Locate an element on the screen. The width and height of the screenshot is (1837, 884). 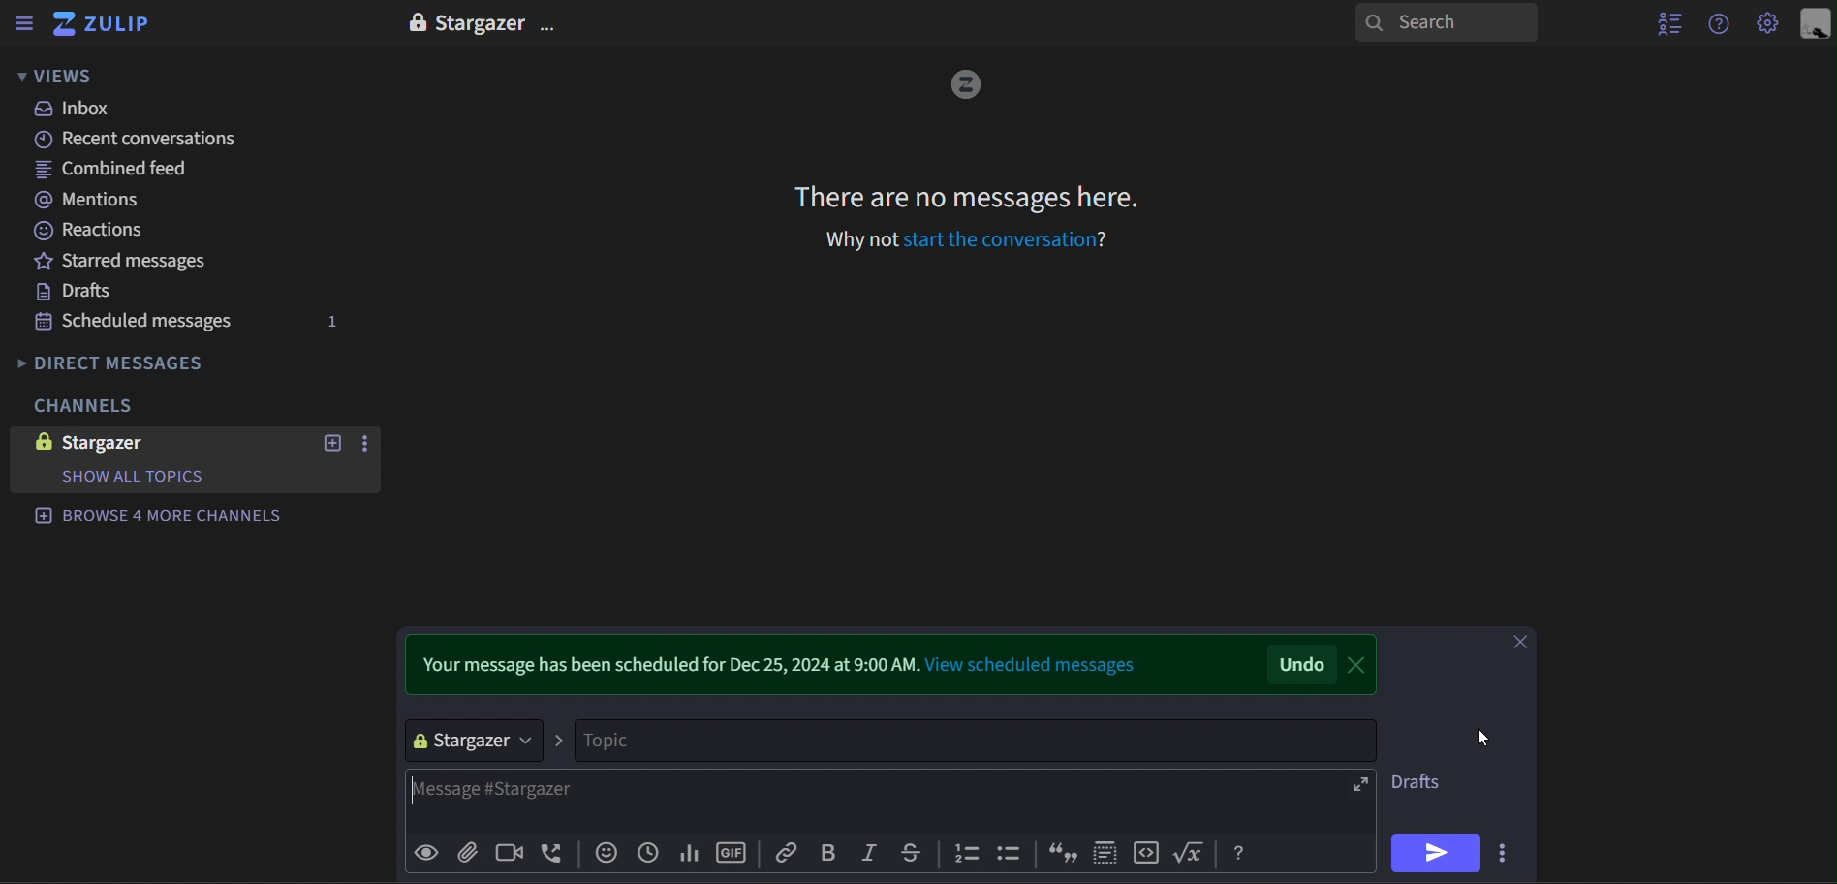
your message  has been scheduled for Dec 25,2024 at 9:00 AM is located at coordinates (665, 660).